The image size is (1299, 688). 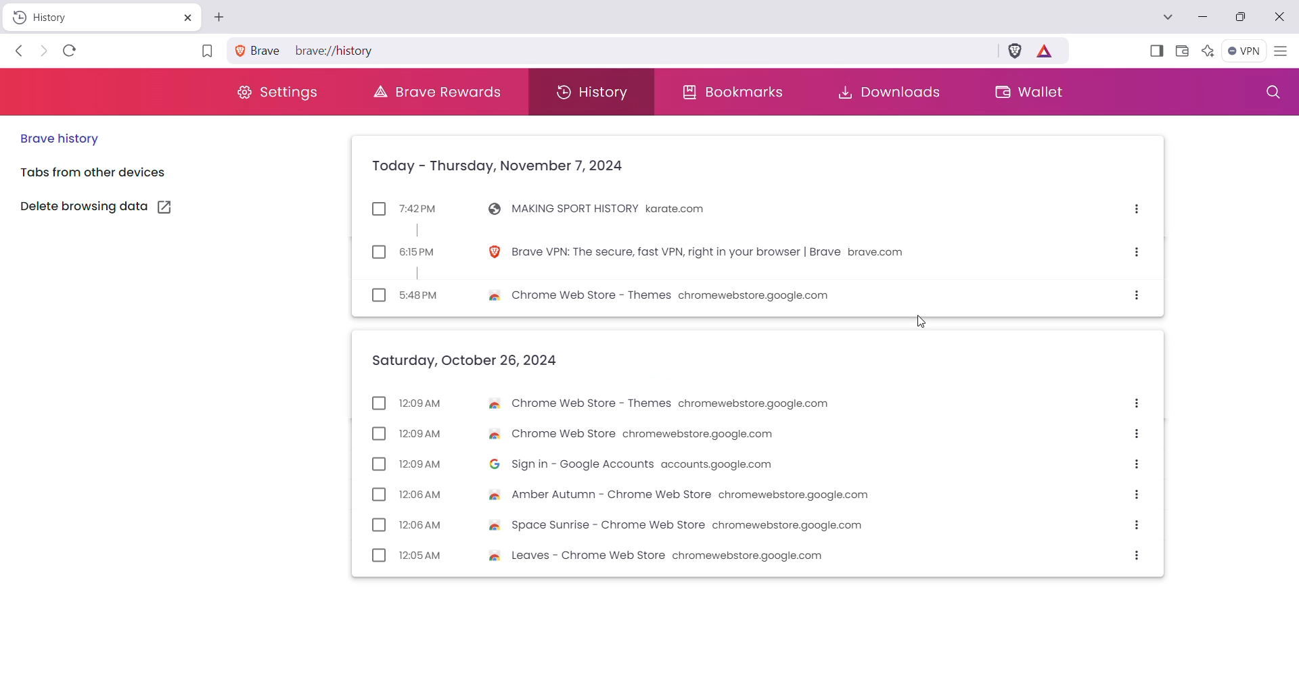 I want to click on & Chrome Web Store chromewebstore.google.com, so click(x=650, y=433).